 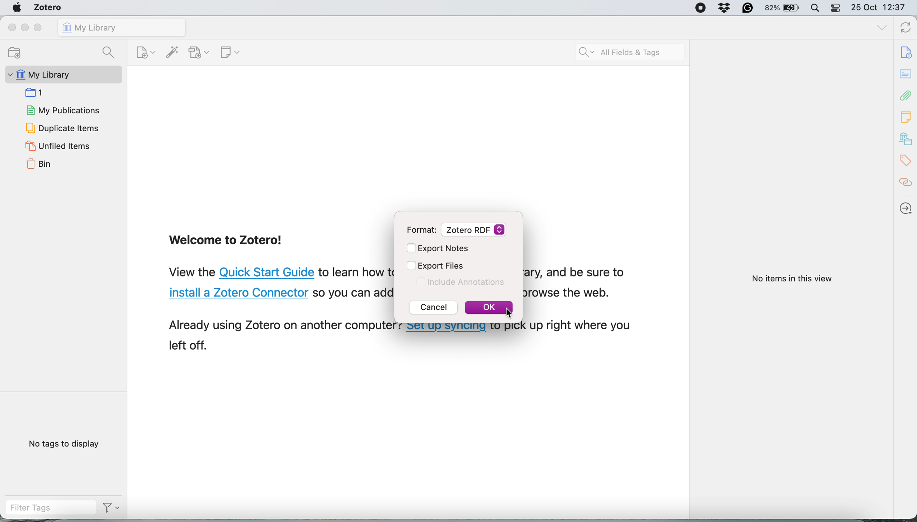 What do you see at coordinates (231, 241) in the screenshot?
I see `Welcome to Zotero!` at bounding box center [231, 241].